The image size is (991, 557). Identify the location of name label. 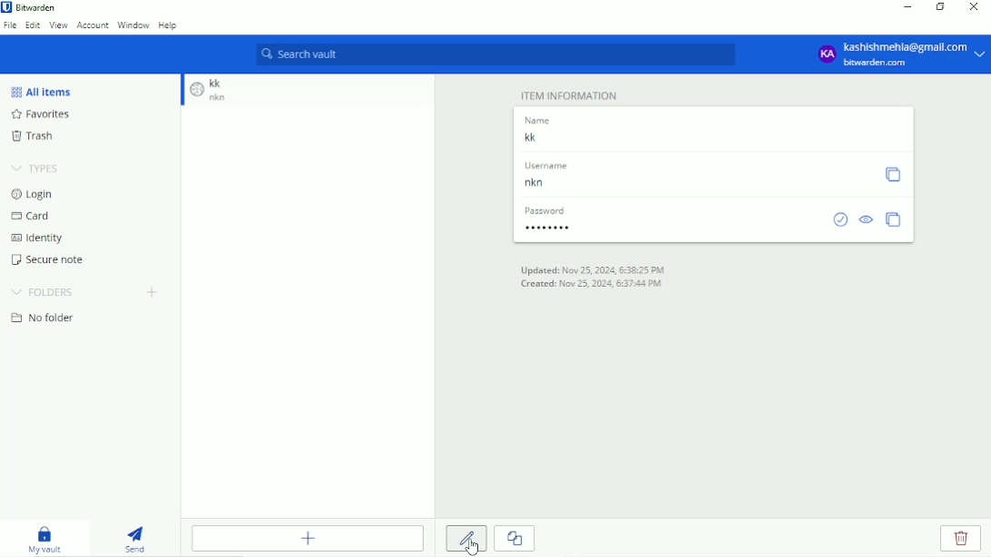
(541, 120).